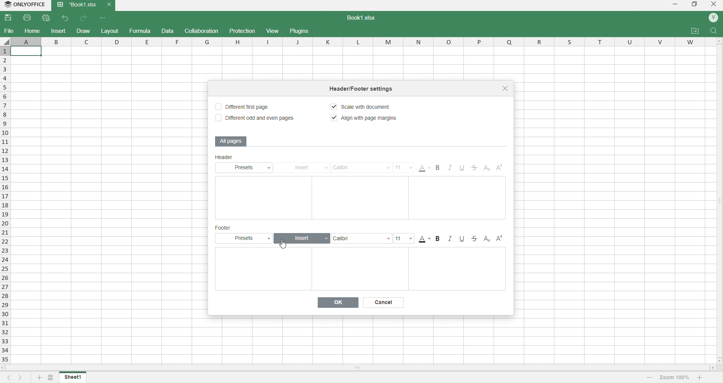 The width and height of the screenshot is (723, 383). Describe the element at coordinates (439, 168) in the screenshot. I see `Bold` at that location.